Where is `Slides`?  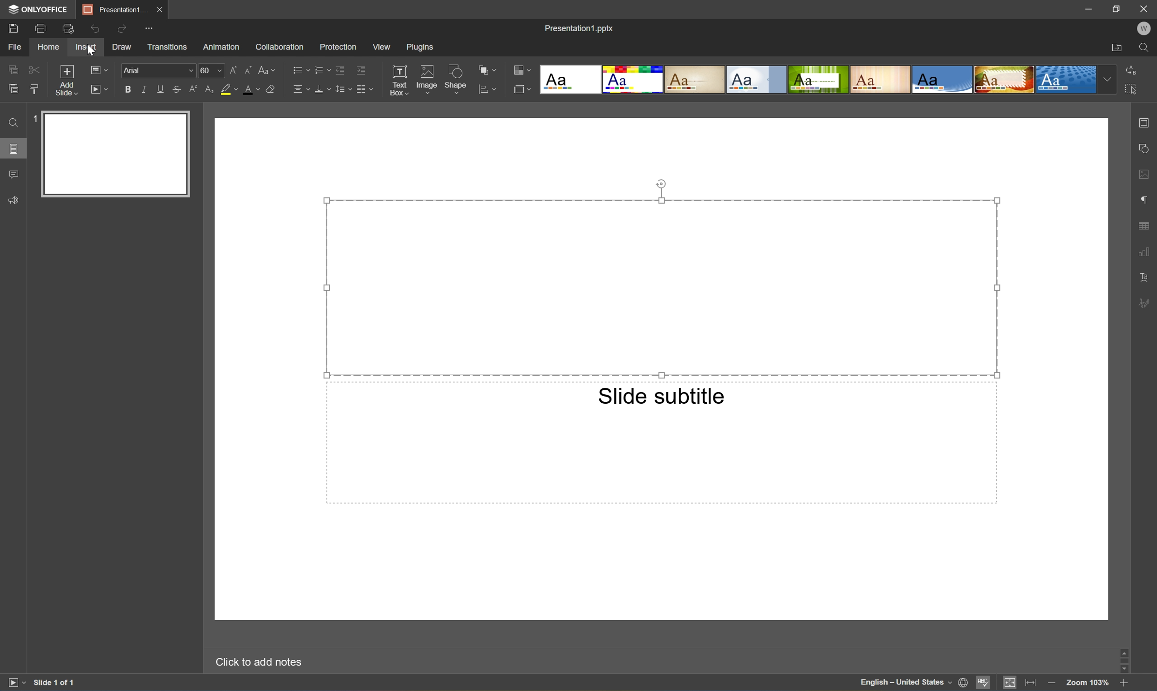
Slides is located at coordinates (14, 149).